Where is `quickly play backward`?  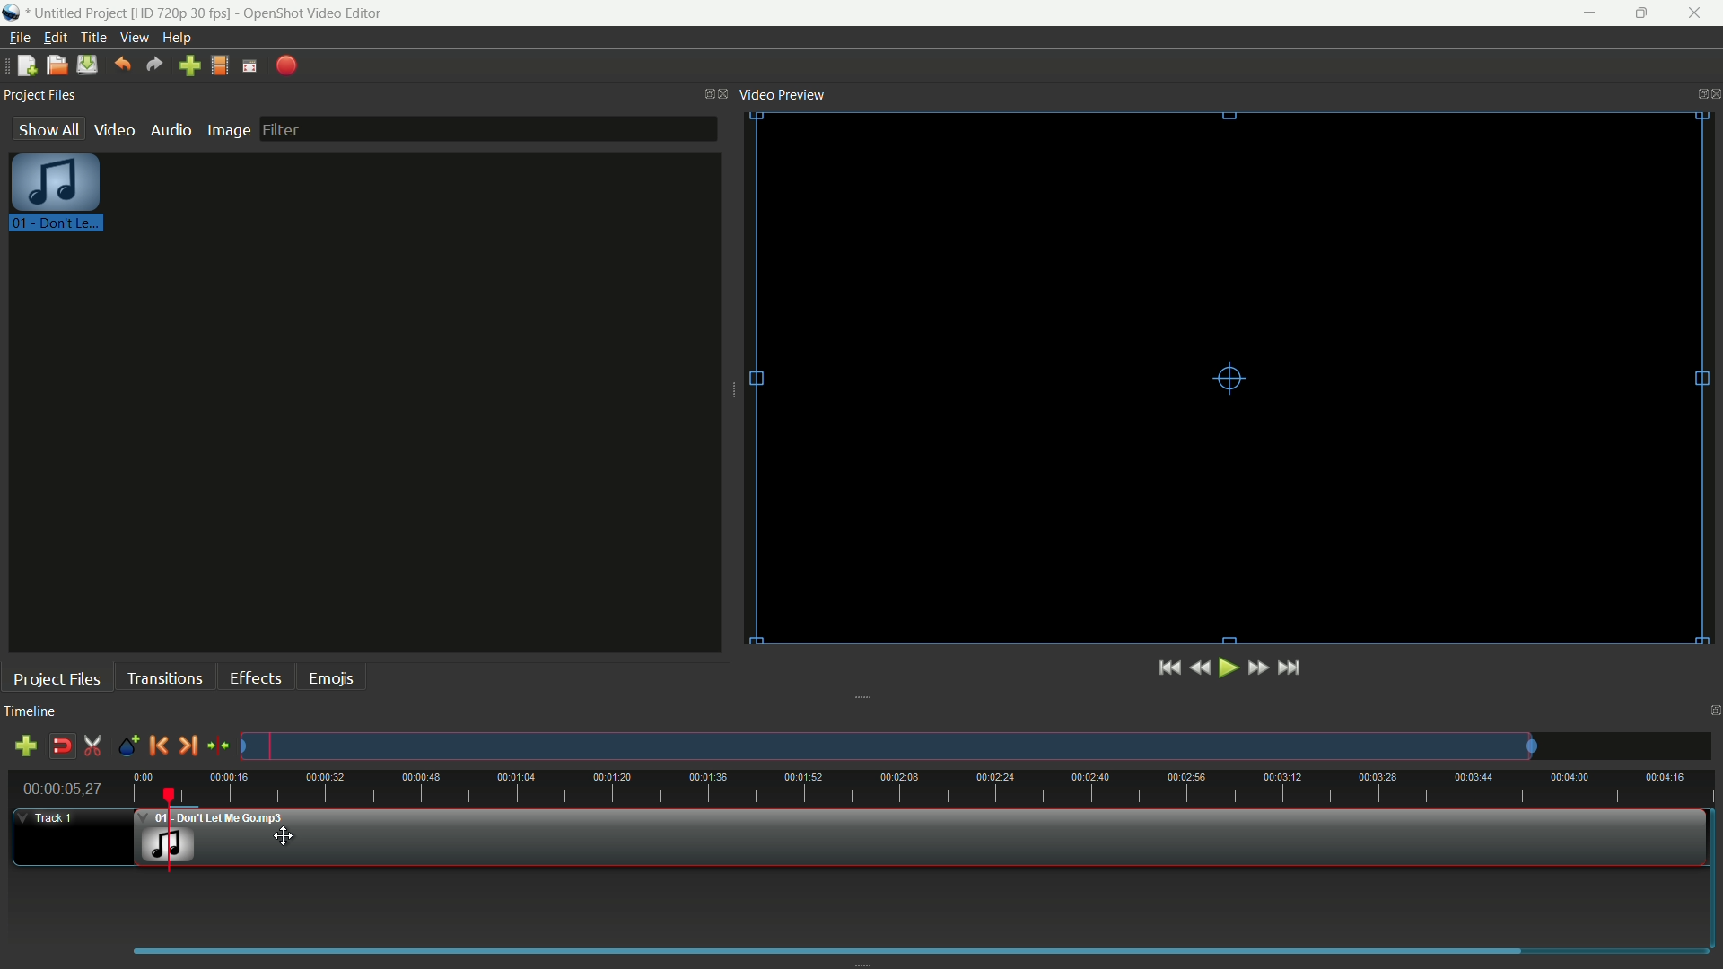 quickly play backward is located at coordinates (1203, 668).